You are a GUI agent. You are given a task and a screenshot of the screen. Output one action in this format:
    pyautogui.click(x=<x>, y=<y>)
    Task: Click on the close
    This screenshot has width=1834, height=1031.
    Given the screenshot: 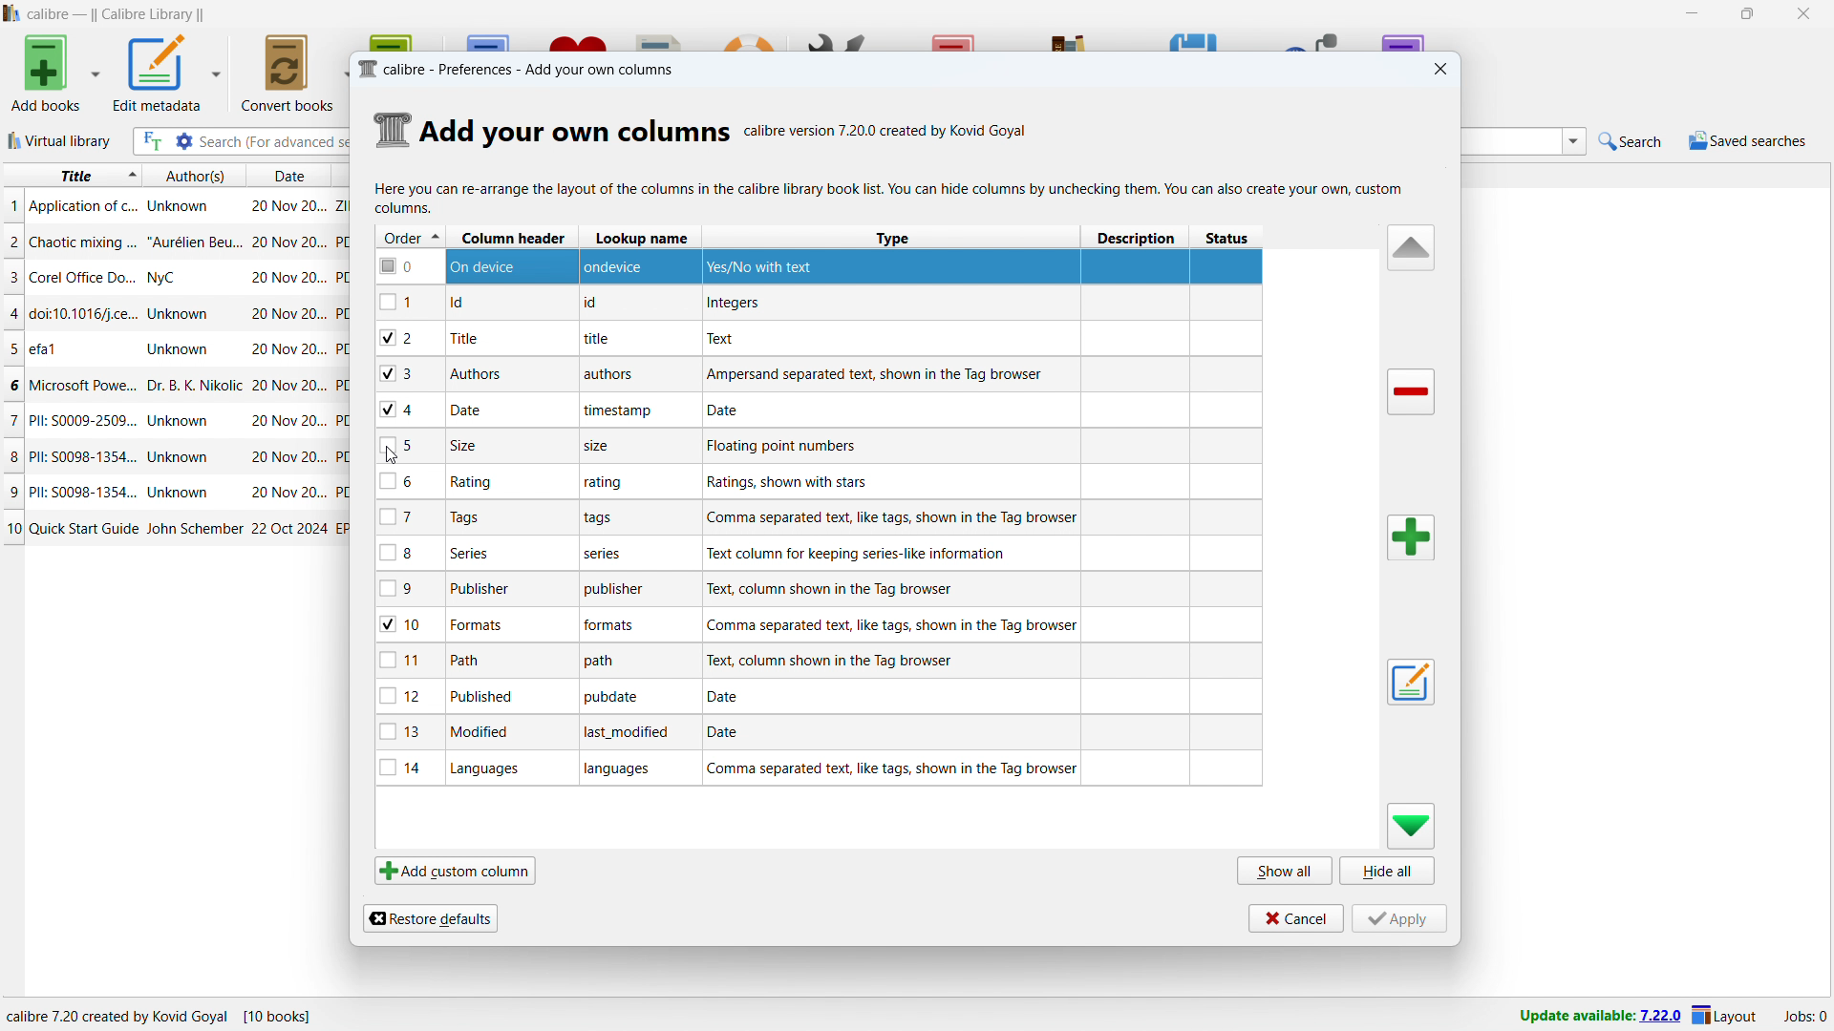 What is the action you would take?
    pyautogui.click(x=1439, y=69)
    